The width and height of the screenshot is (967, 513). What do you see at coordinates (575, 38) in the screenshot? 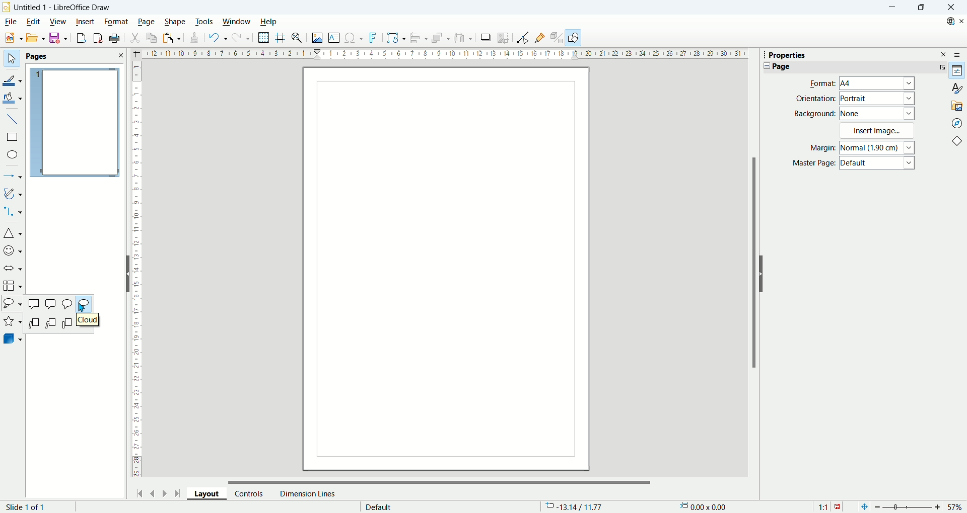
I see `draw function` at bounding box center [575, 38].